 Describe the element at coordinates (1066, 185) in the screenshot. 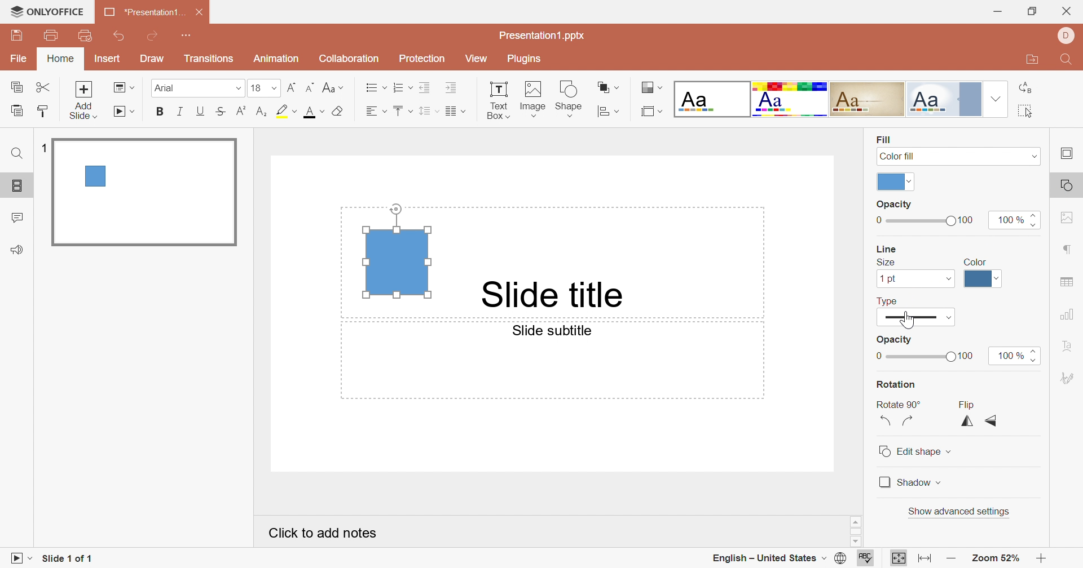

I see `Shape settings` at that location.